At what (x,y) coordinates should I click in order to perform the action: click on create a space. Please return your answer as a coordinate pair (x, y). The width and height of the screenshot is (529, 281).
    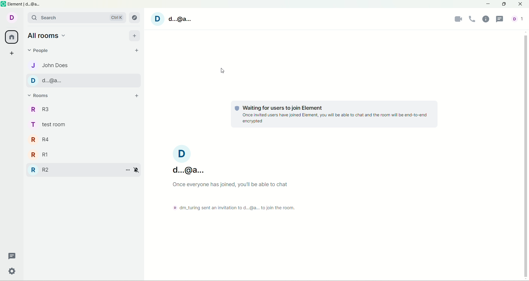
    Looking at the image, I should click on (12, 53).